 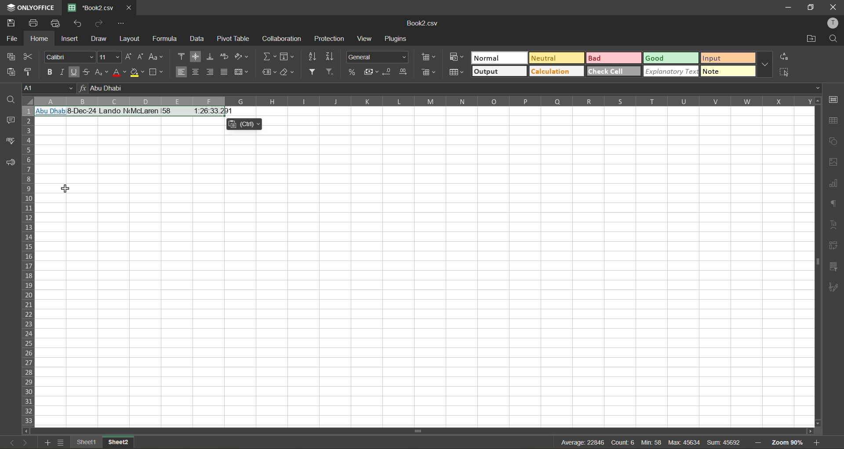 I want to click on slicer, so click(x=834, y=267).